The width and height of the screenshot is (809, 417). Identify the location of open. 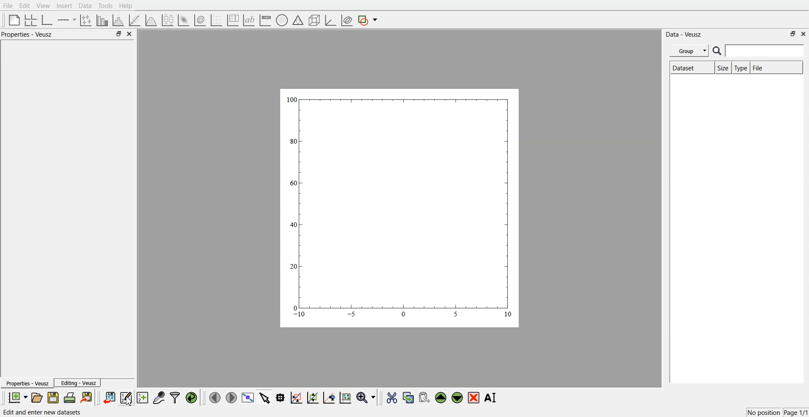
(37, 398).